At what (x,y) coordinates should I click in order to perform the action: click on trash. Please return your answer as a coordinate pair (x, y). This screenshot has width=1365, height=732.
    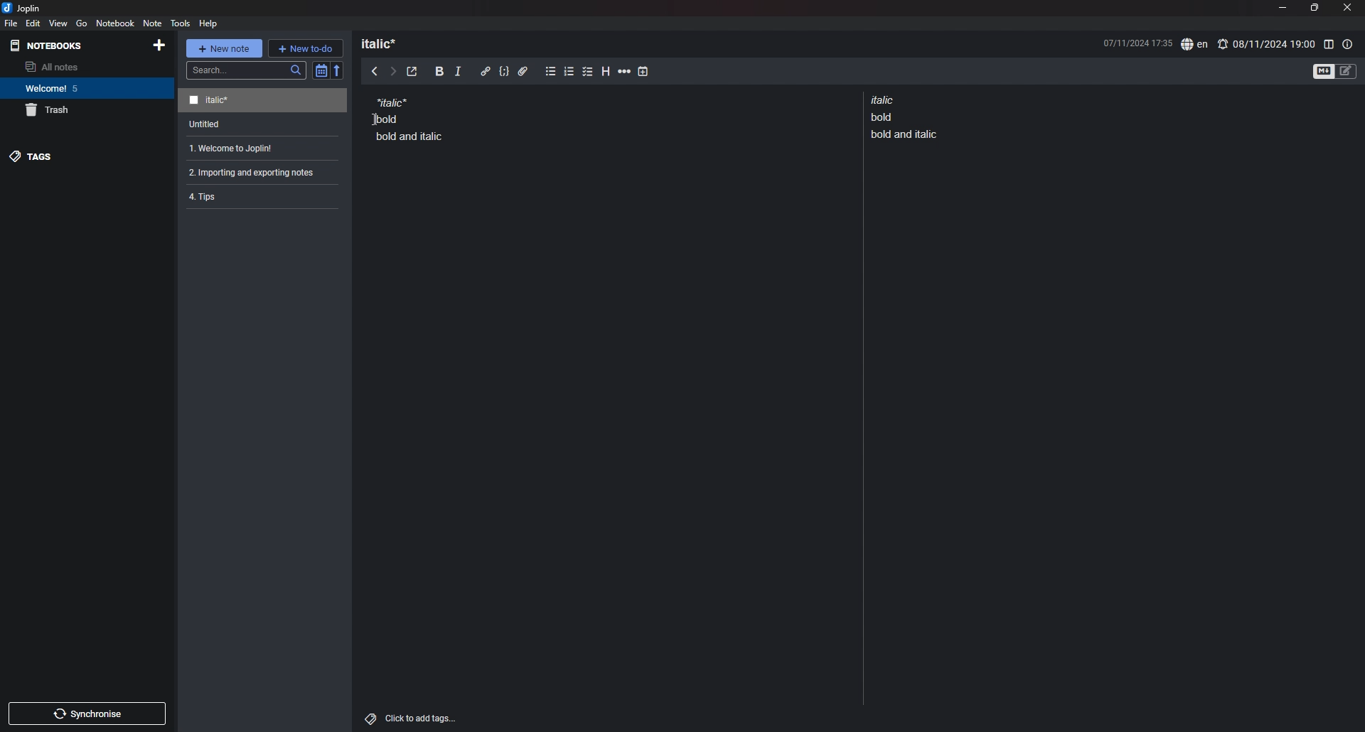
    Looking at the image, I should click on (87, 110).